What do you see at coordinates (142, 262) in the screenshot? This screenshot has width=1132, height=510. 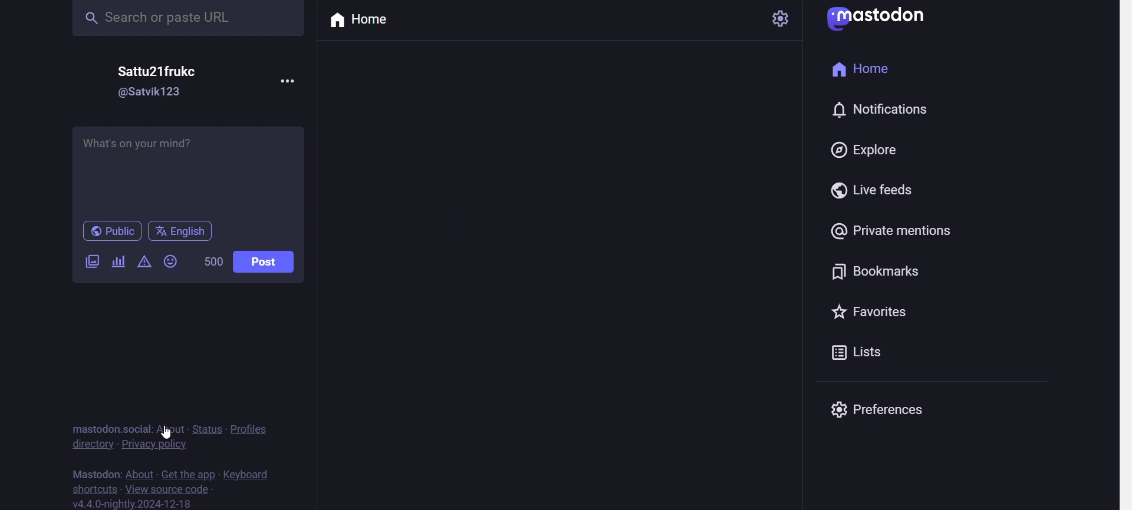 I see `content warning` at bounding box center [142, 262].